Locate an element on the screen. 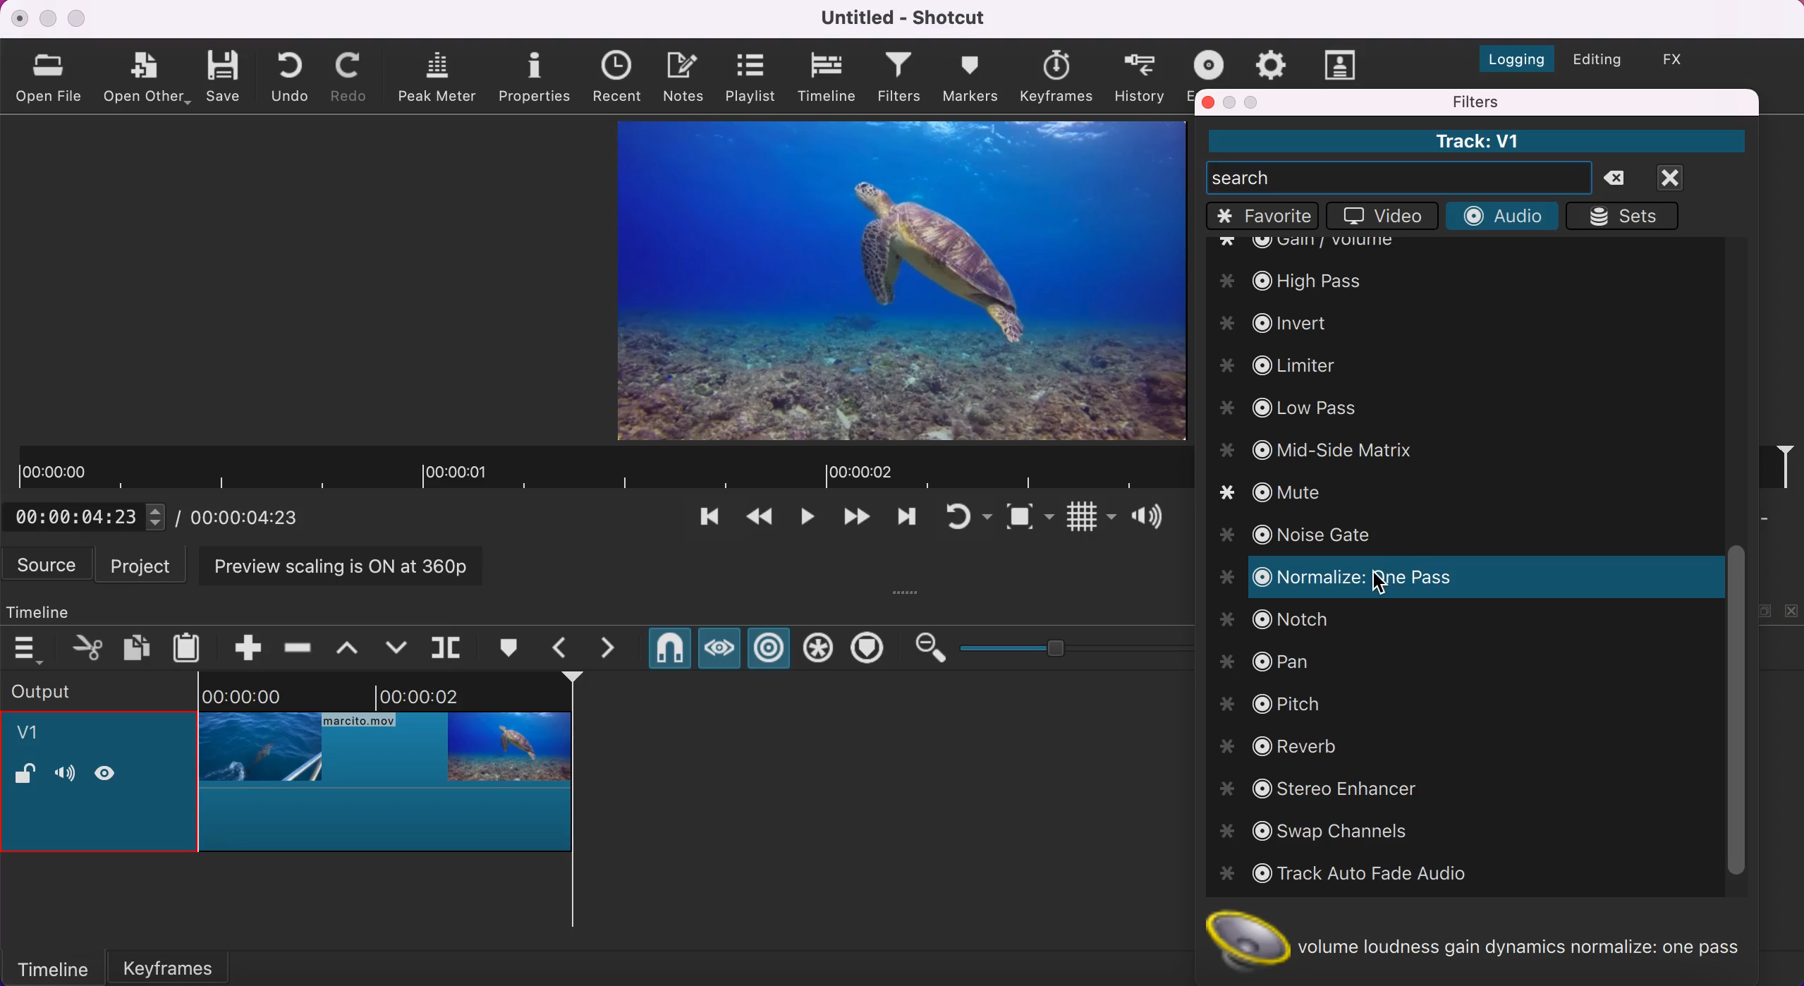  total duration is located at coordinates (252, 517).